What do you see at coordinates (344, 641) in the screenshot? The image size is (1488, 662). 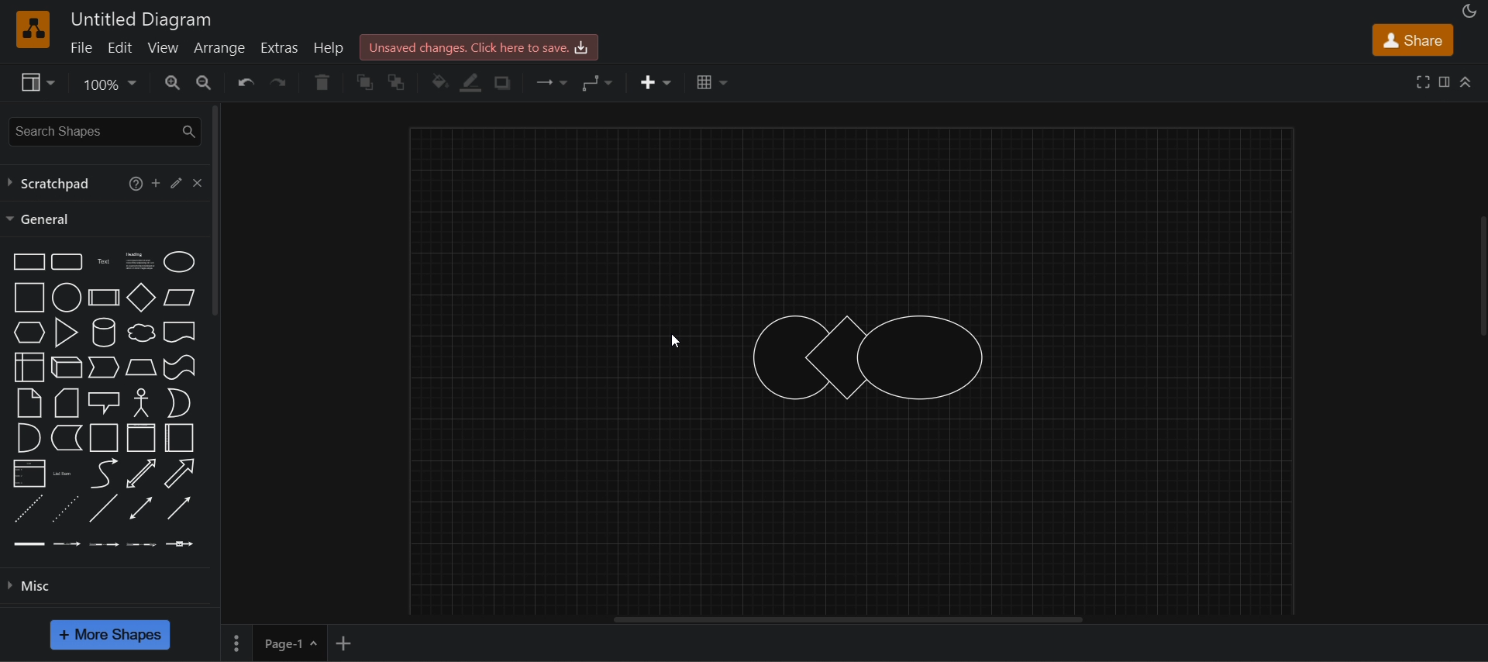 I see `add new page` at bounding box center [344, 641].